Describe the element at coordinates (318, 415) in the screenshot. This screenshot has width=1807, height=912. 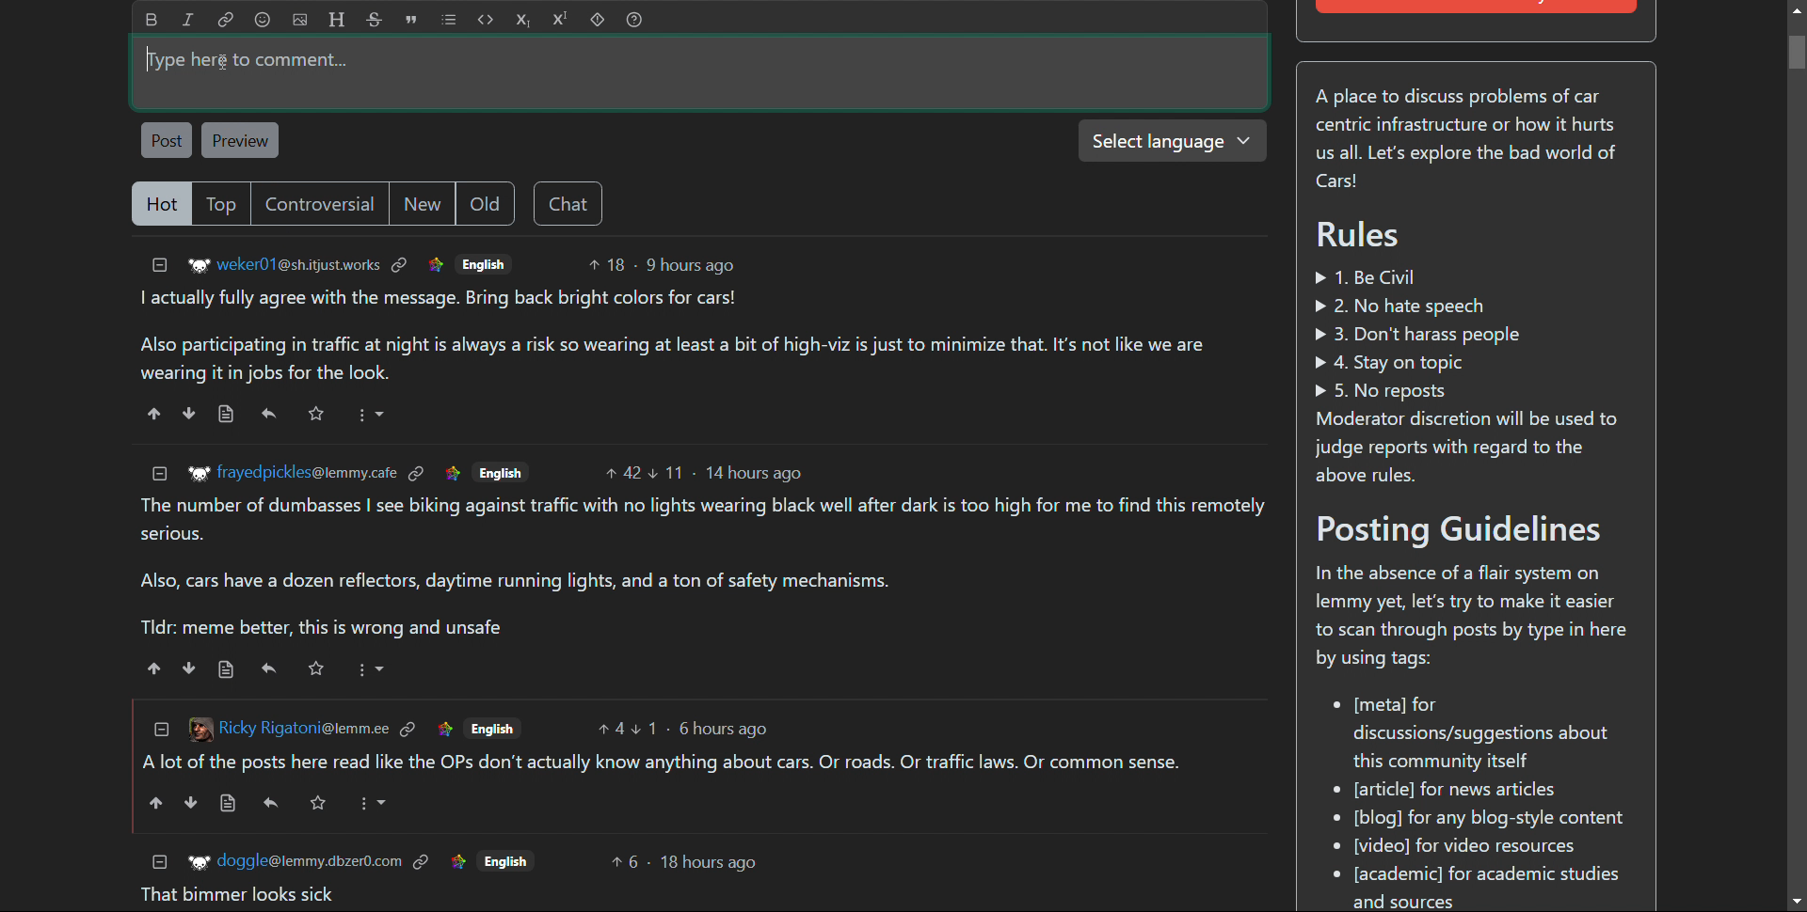
I see `Starred` at that location.